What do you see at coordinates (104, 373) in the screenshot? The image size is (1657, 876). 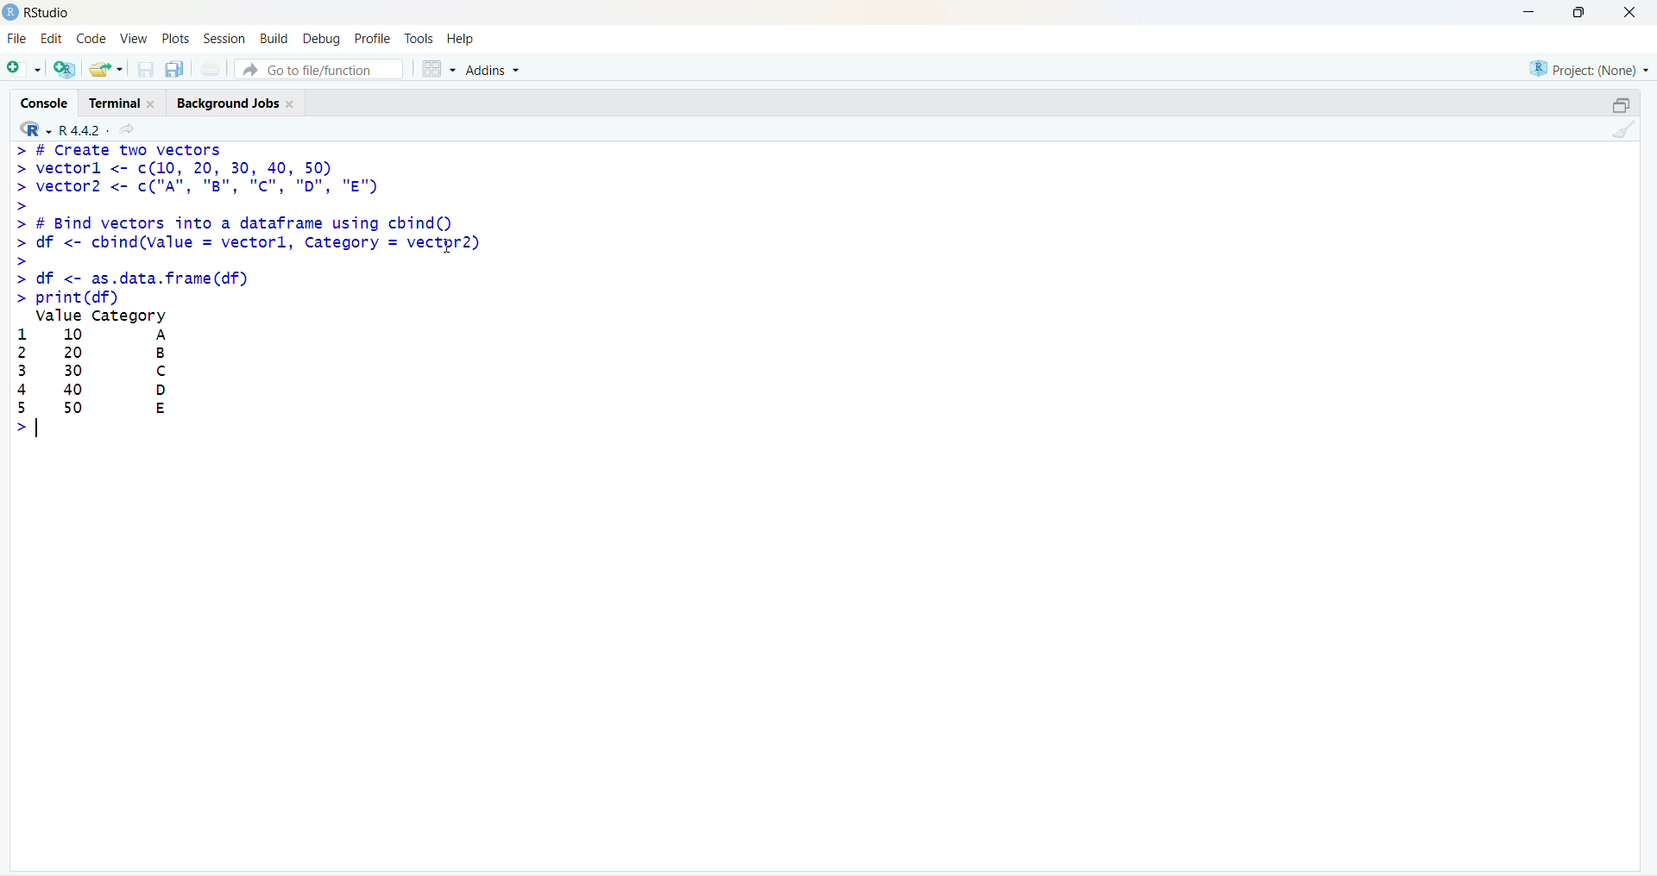 I see `Value Category 1 10 A 2 20 B 3 30 C 4 40 D 5 50 E` at bounding box center [104, 373].